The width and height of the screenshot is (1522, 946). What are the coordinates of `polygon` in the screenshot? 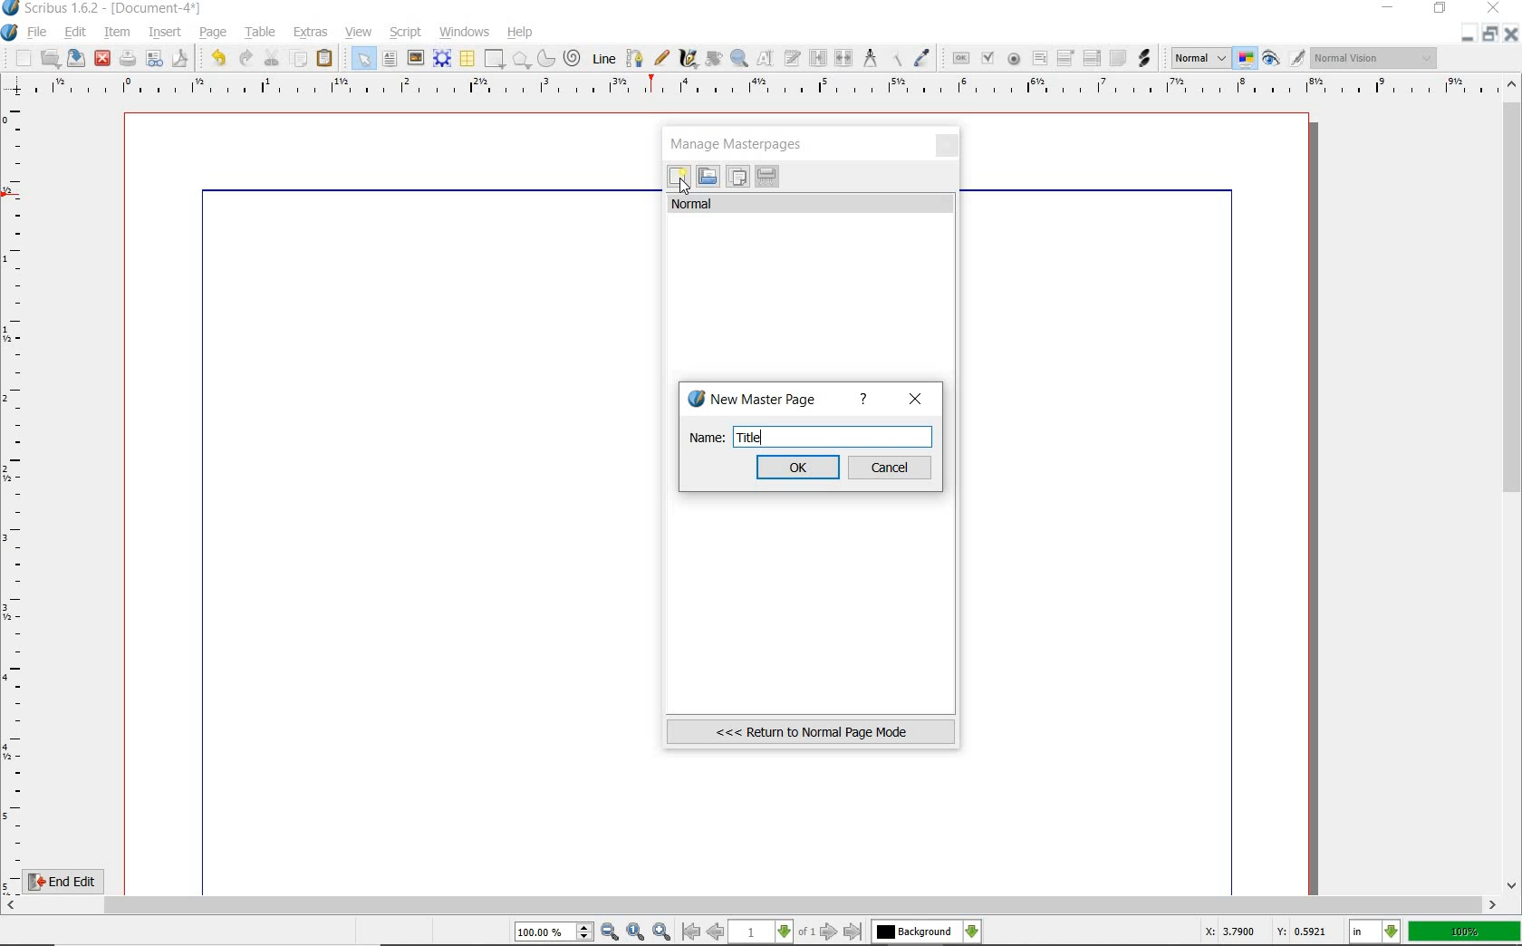 It's located at (521, 61).